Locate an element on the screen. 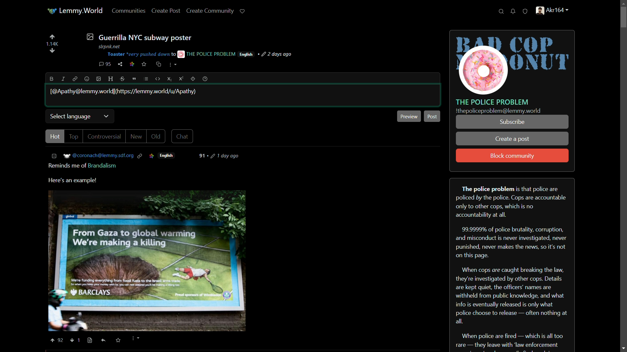  THE POLICE PROBLEM is located at coordinates (207, 54).